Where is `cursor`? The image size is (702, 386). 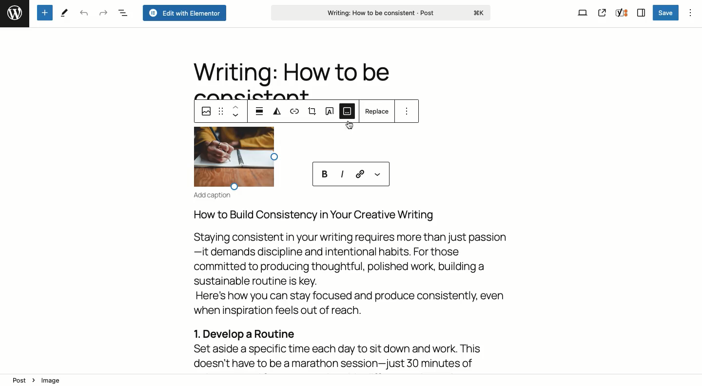 cursor is located at coordinates (348, 127).